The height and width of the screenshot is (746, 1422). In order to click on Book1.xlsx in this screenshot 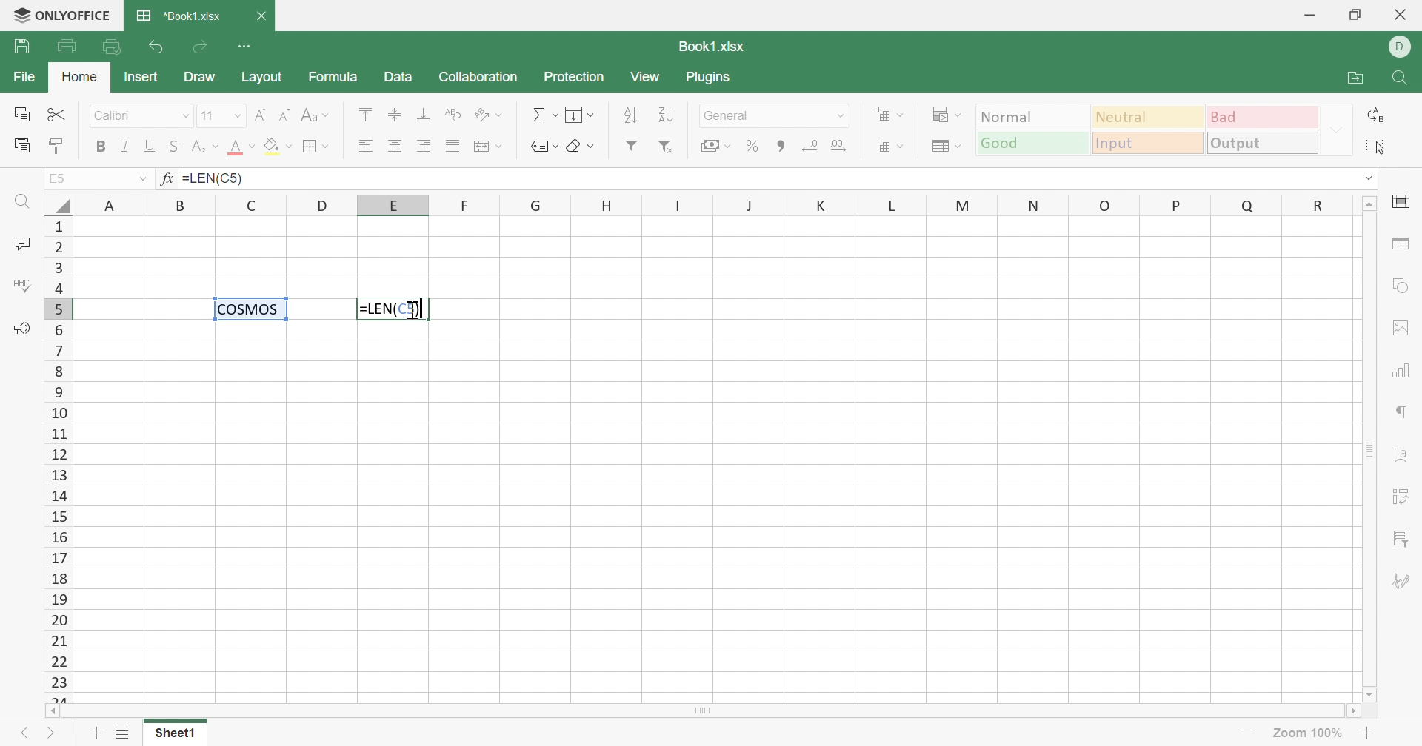, I will do `click(714, 46)`.